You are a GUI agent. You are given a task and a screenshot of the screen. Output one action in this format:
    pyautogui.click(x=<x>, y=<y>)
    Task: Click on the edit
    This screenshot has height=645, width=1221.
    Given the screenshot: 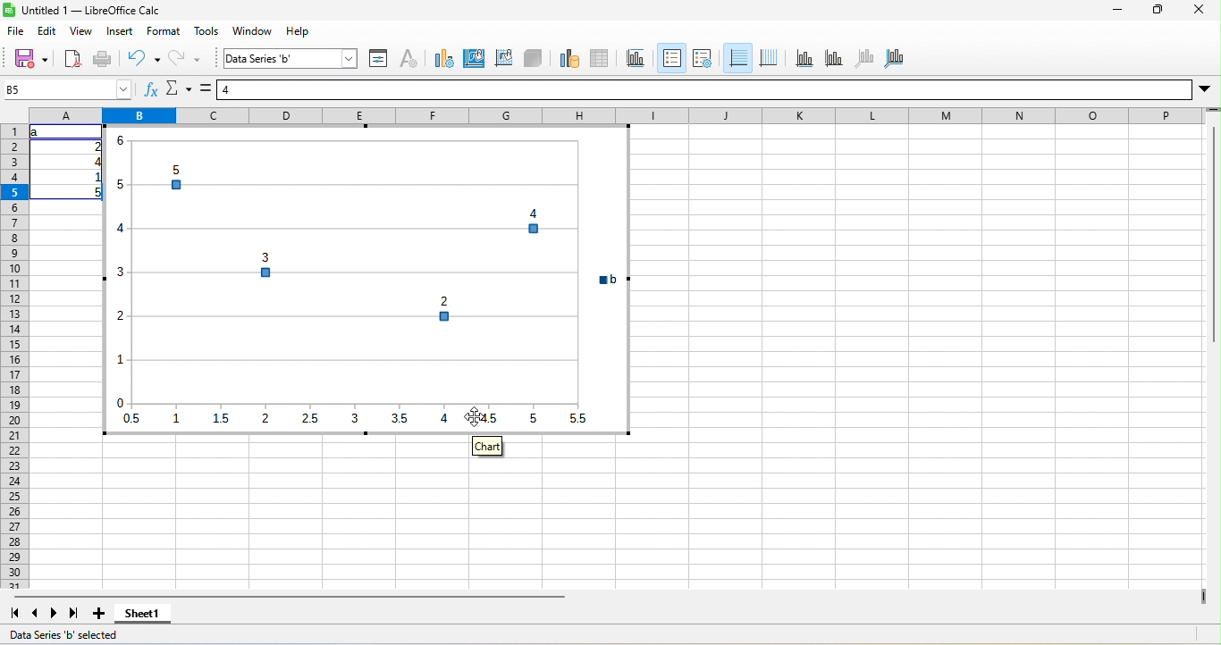 What is the action you would take?
    pyautogui.click(x=47, y=31)
    